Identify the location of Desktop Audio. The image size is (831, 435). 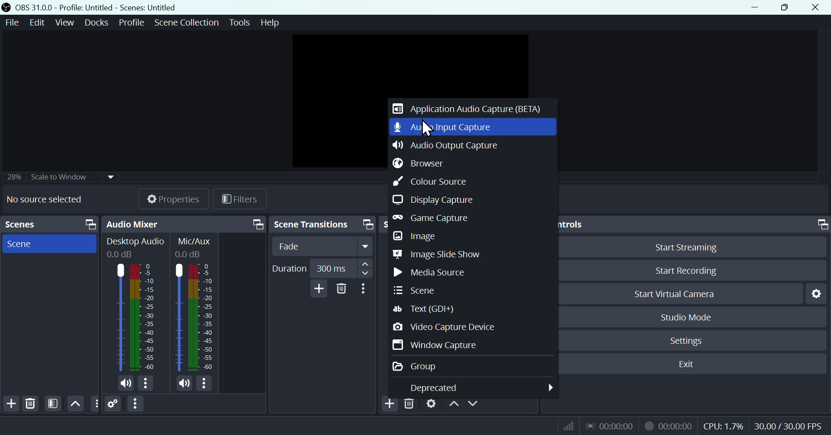
(118, 318).